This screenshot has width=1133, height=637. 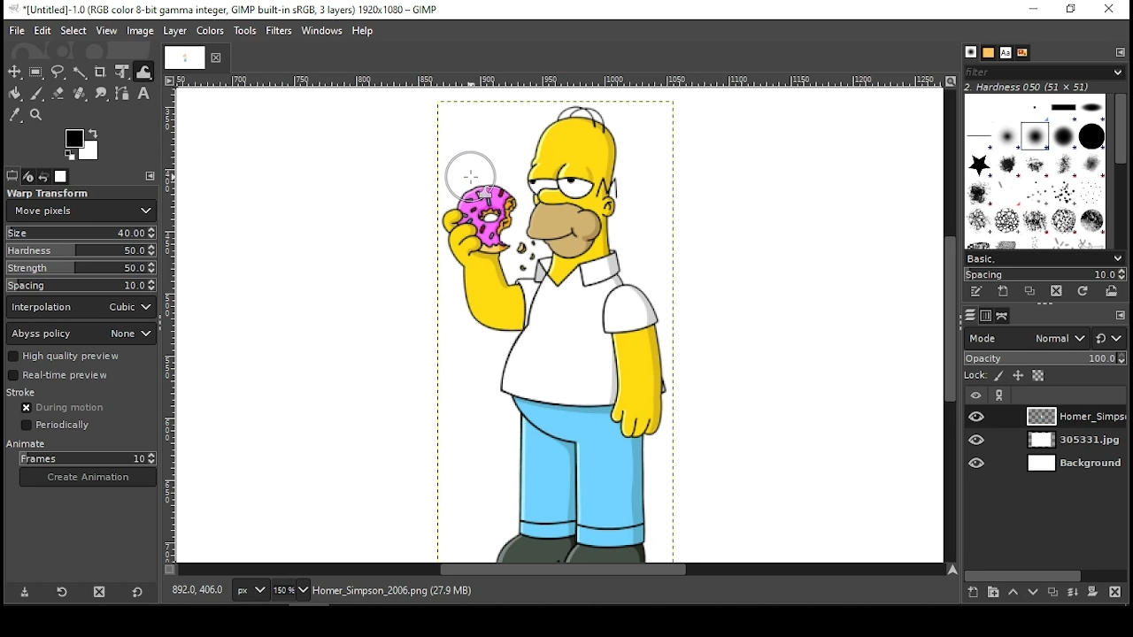 I want to click on icon and filename, so click(x=227, y=9).